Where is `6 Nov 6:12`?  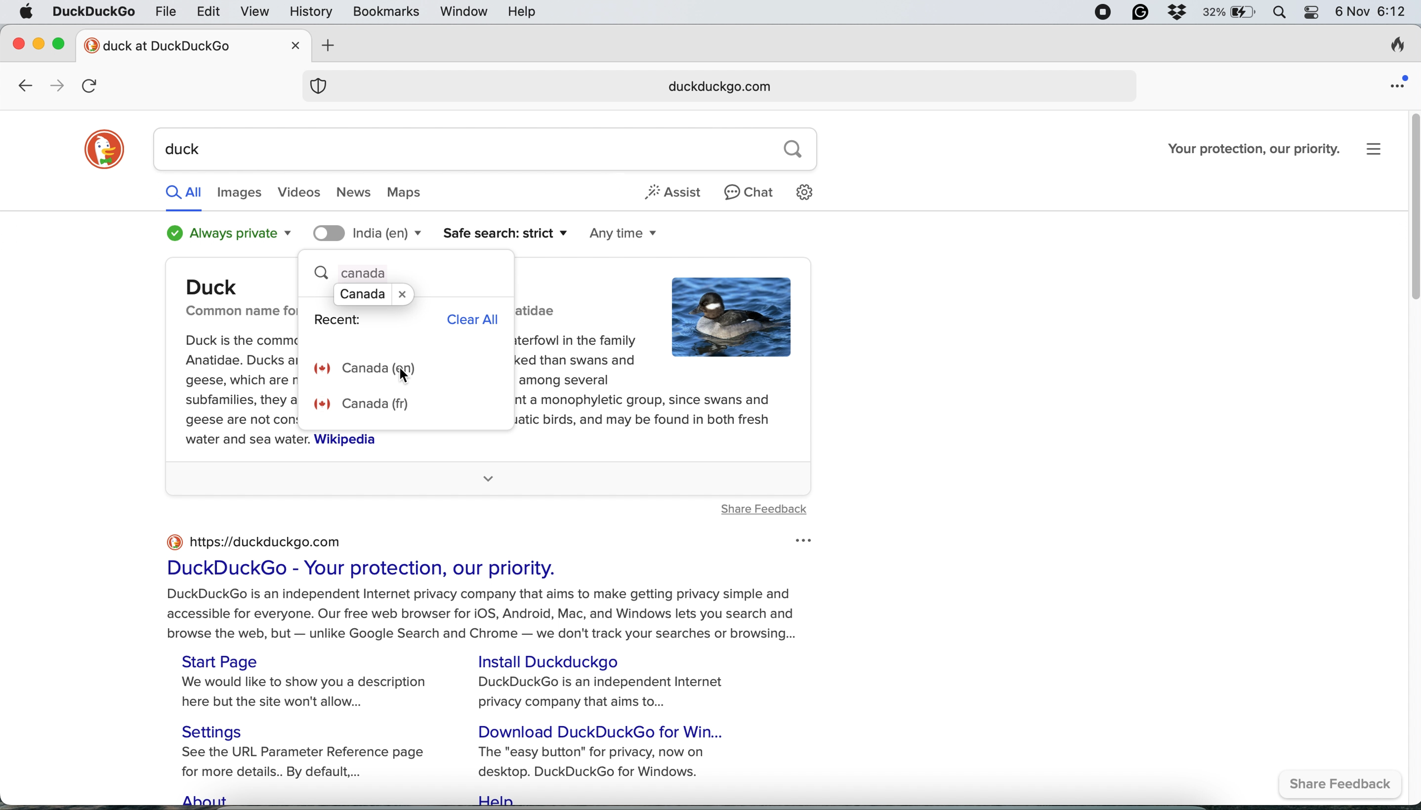 6 Nov 6:12 is located at coordinates (1370, 13).